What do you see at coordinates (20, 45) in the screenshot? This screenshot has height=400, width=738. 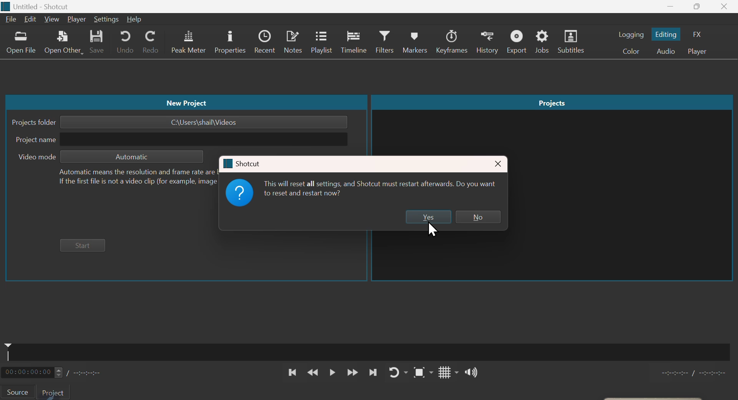 I see `open file` at bounding box center [20, 45].